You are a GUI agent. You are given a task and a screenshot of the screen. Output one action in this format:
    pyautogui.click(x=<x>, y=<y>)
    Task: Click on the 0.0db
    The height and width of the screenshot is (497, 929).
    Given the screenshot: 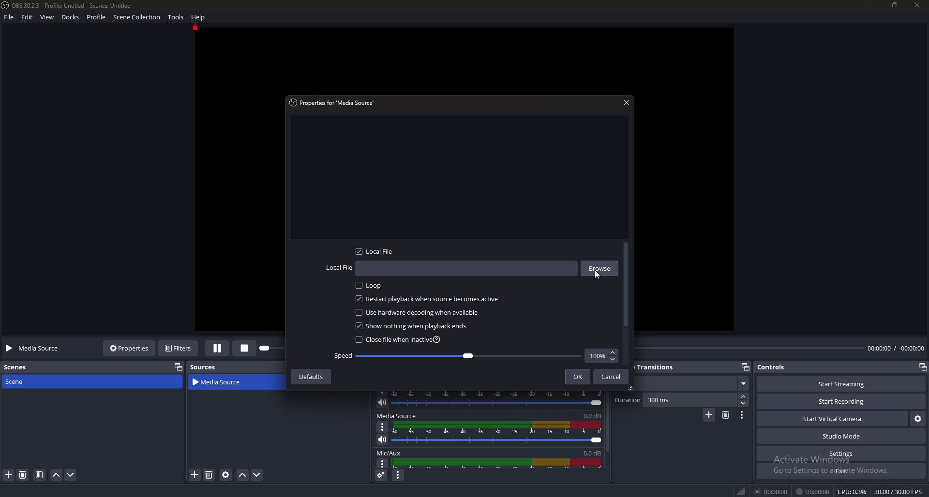 What is the action you would take?
    pyautogui.click(x=590, y=452)
    